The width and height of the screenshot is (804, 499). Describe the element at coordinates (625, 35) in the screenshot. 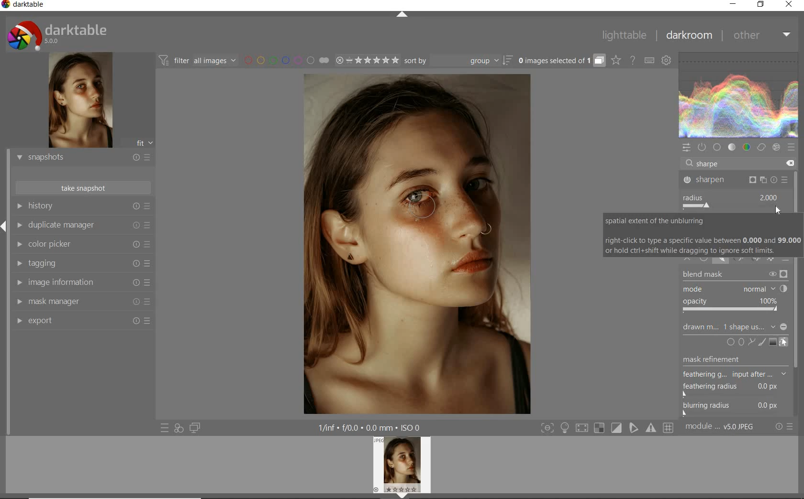

I see `lighttable` at that location.